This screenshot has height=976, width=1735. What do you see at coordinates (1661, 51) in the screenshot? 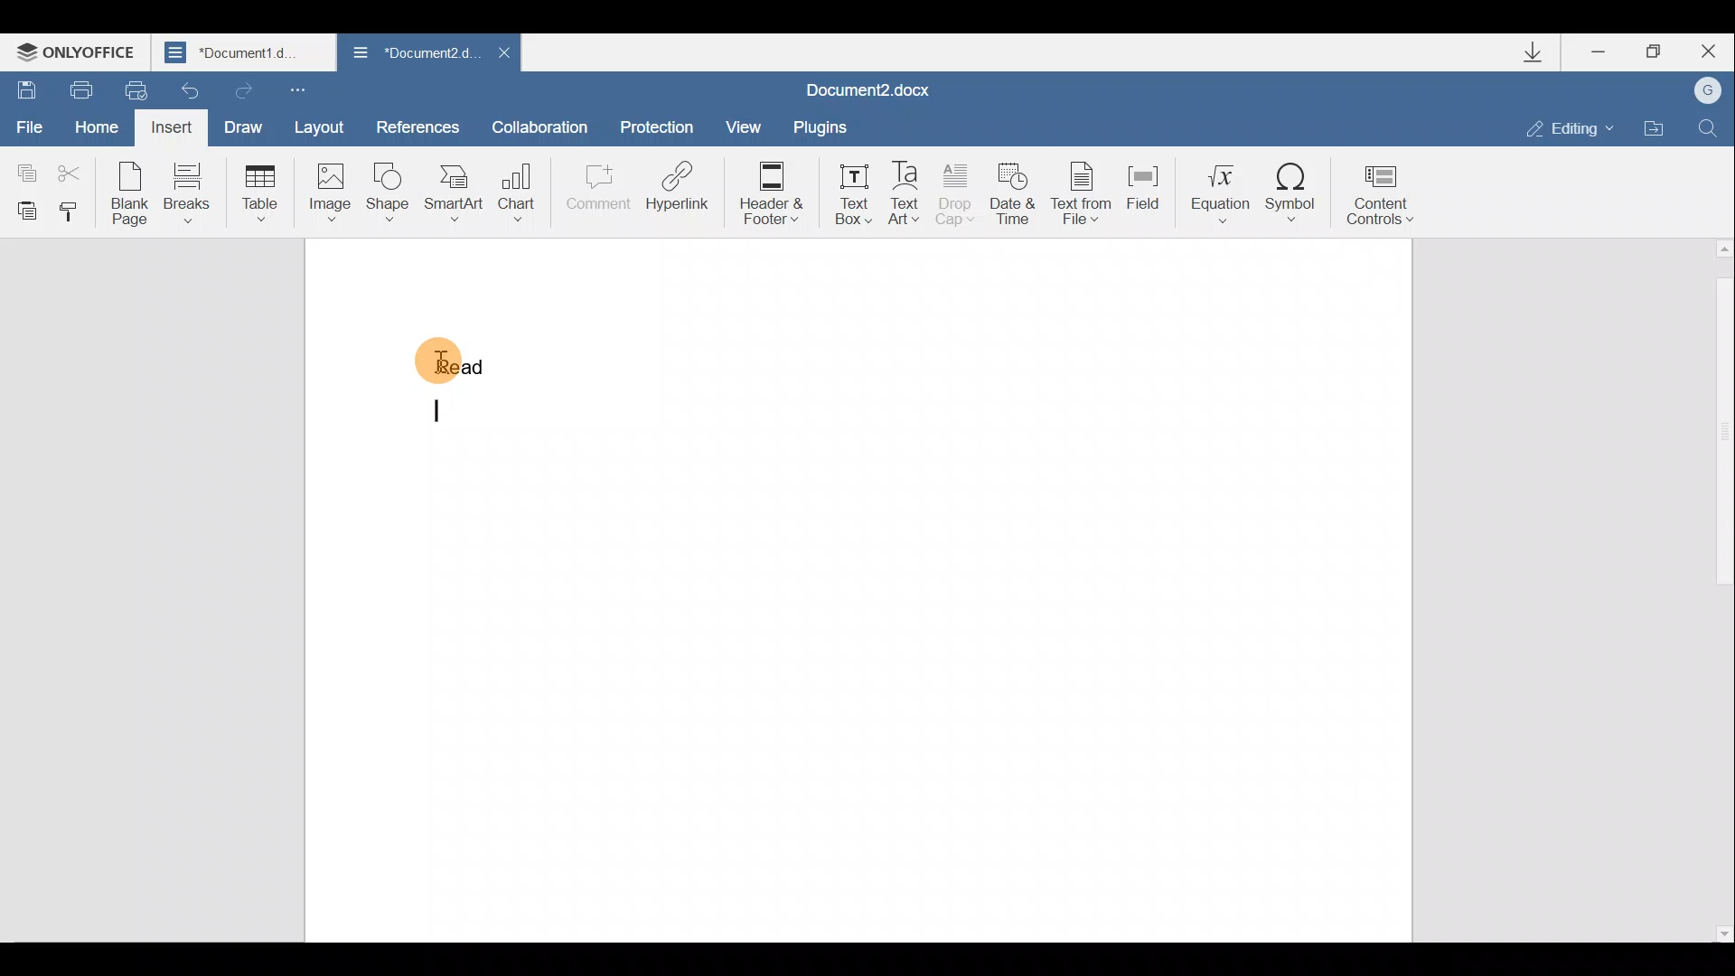
I see `Maximize` at bounding box center [1661, 51].